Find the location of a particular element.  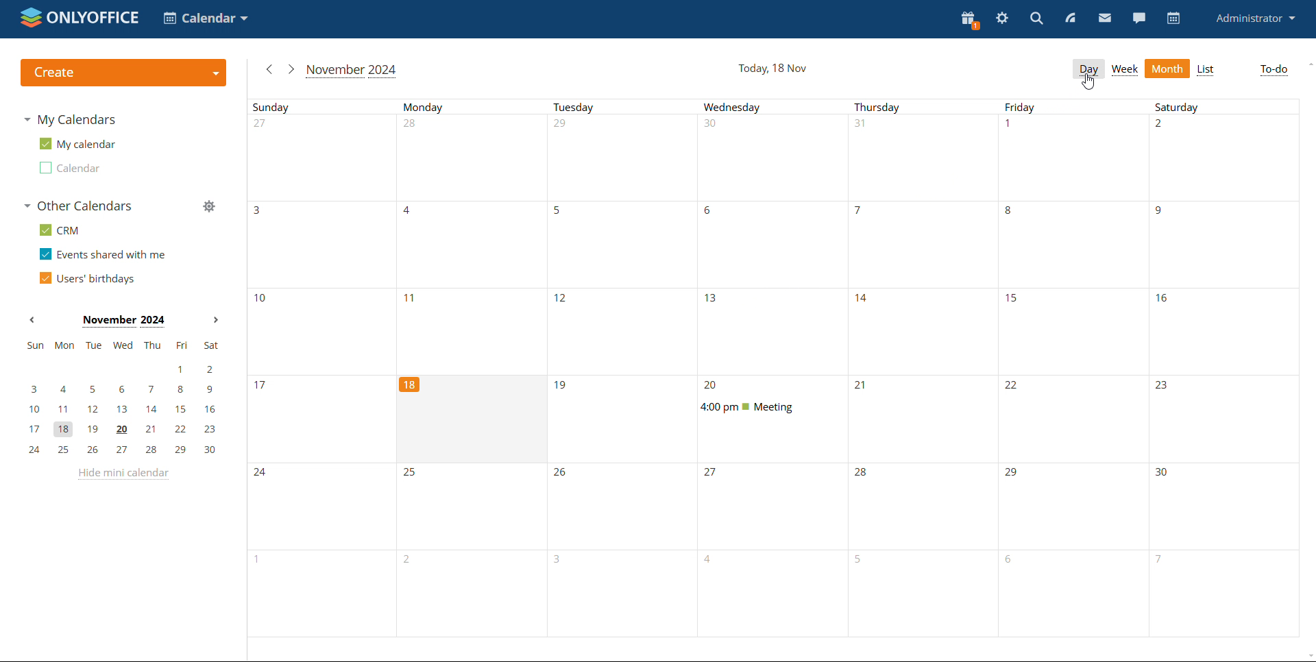

my calendar is located at coordinates (77, 144).